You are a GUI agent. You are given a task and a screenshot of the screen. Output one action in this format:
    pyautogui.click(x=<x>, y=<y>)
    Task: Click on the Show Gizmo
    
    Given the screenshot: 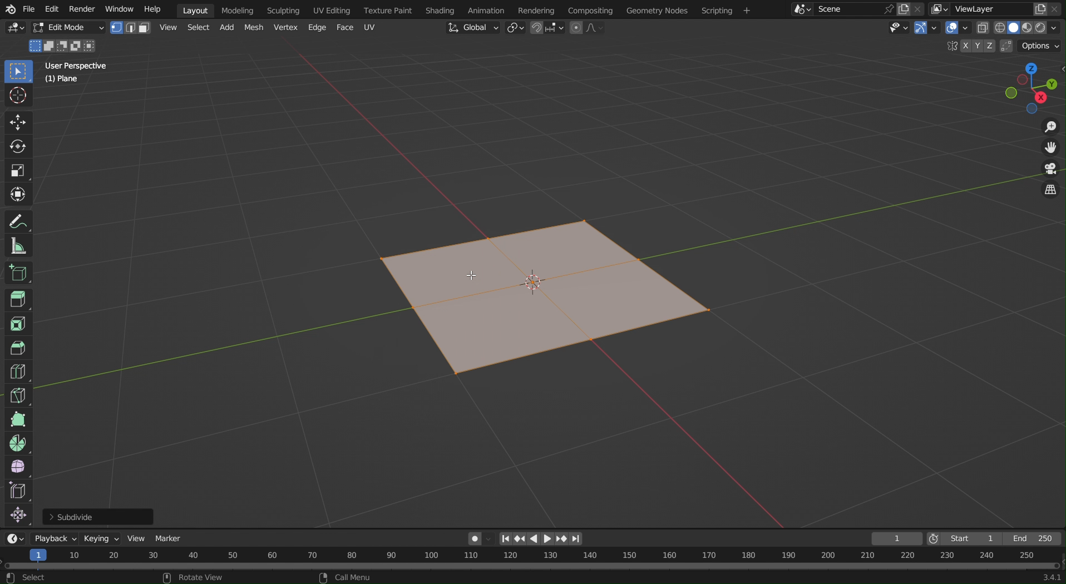 What is the action you would take?
    pyautogui.click(x=926, y=29)
    